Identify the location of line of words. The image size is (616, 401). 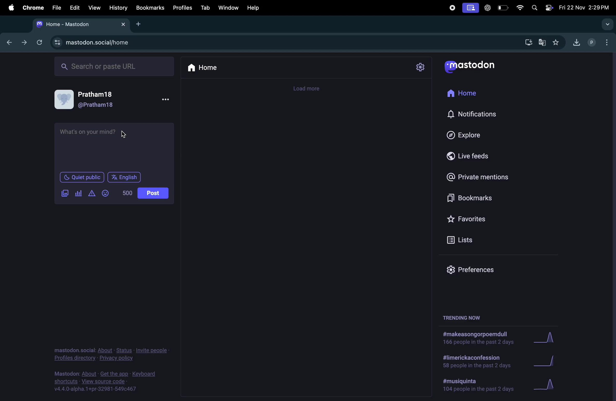
(126, 193).